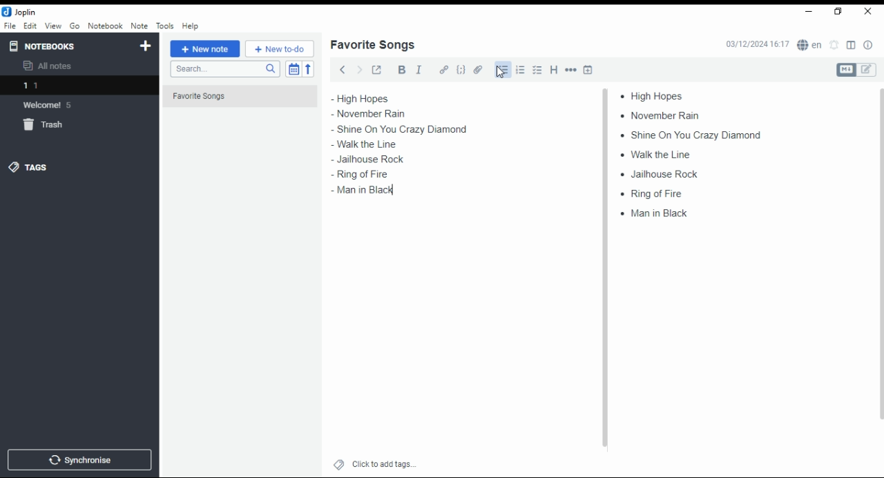  I want to click on november rain, so click(378, 114).